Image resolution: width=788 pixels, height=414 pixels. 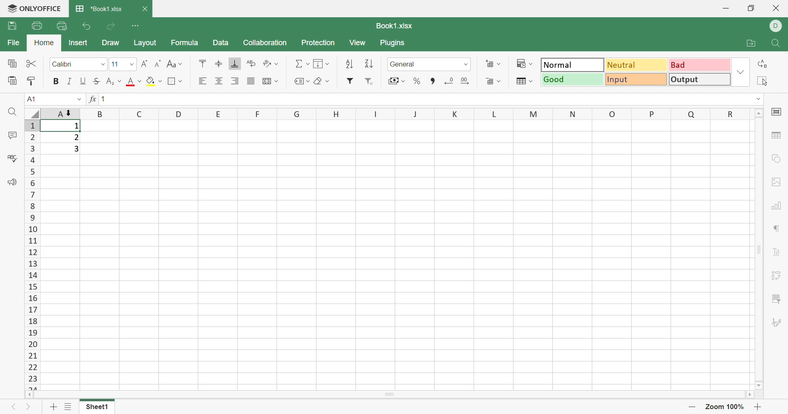 I want to click on Insert, so click(x=78, y=43).